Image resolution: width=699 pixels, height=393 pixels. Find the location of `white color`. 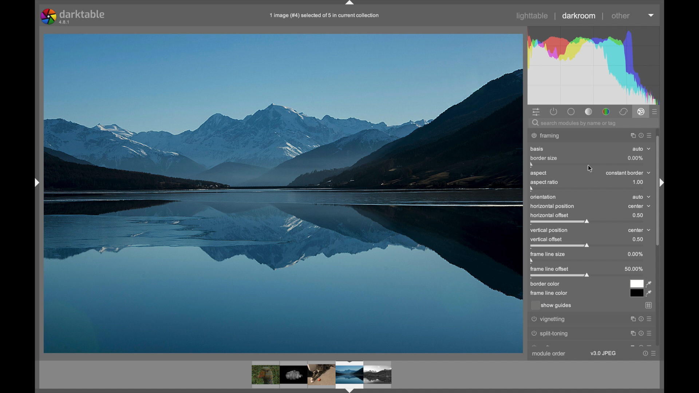

white color is located at coordinates (636, 283).